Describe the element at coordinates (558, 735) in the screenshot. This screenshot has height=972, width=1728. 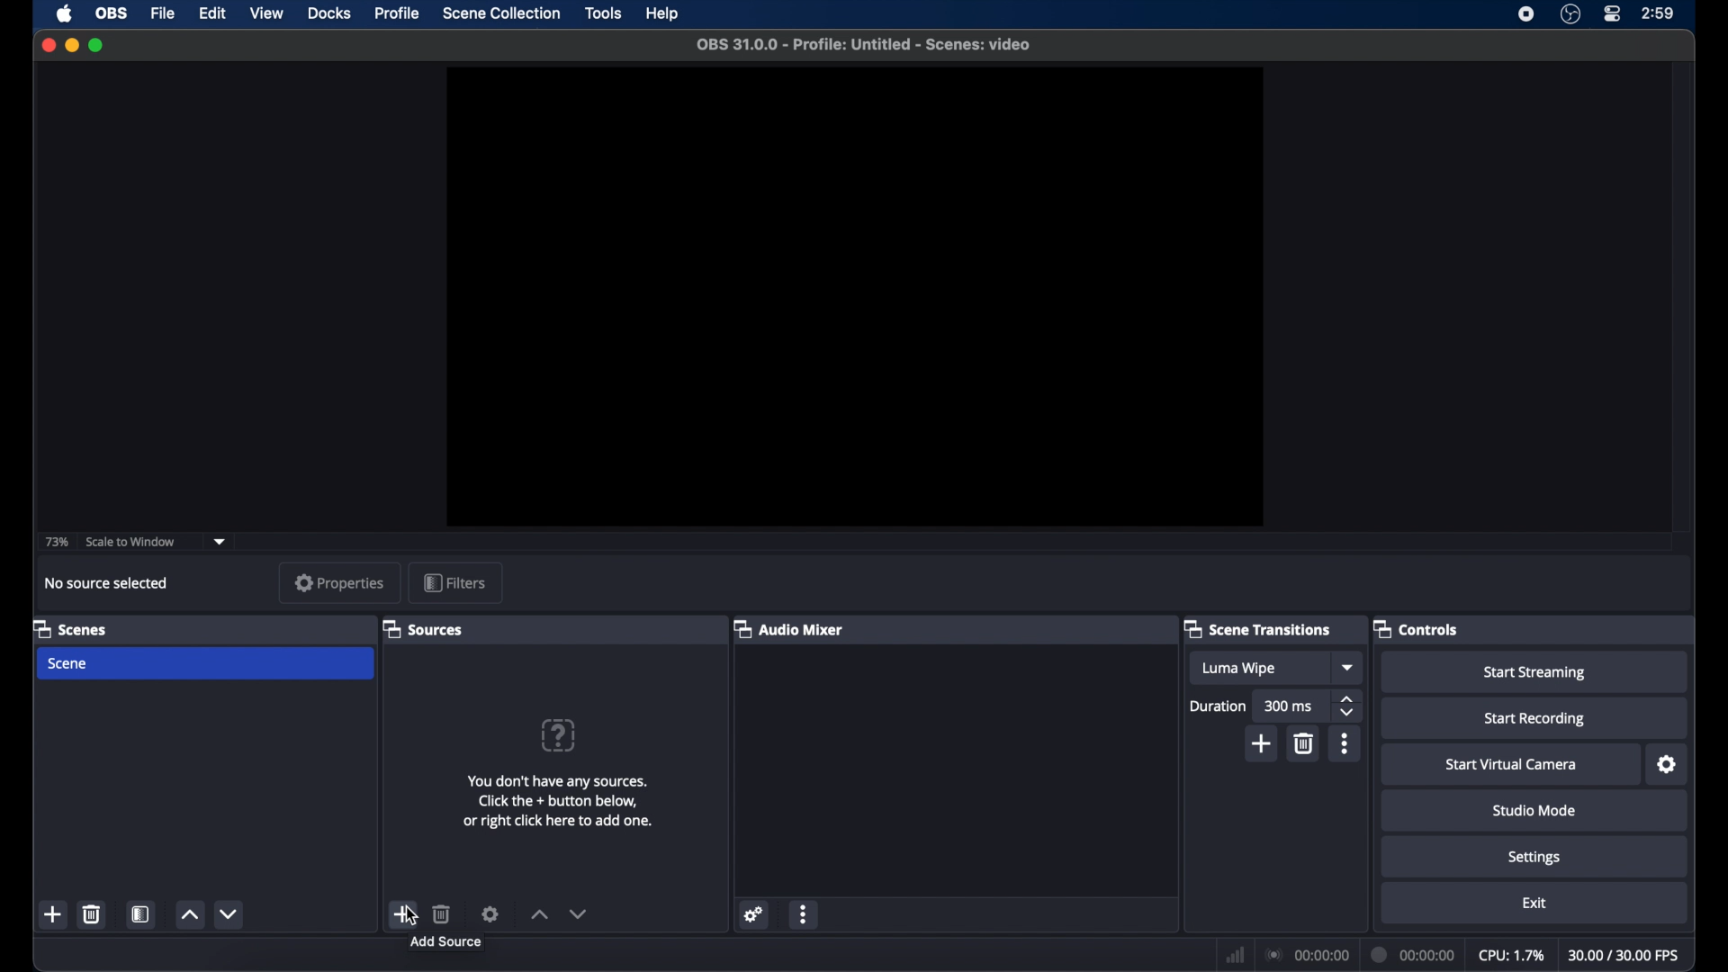
I see `question mark icon` at that location.